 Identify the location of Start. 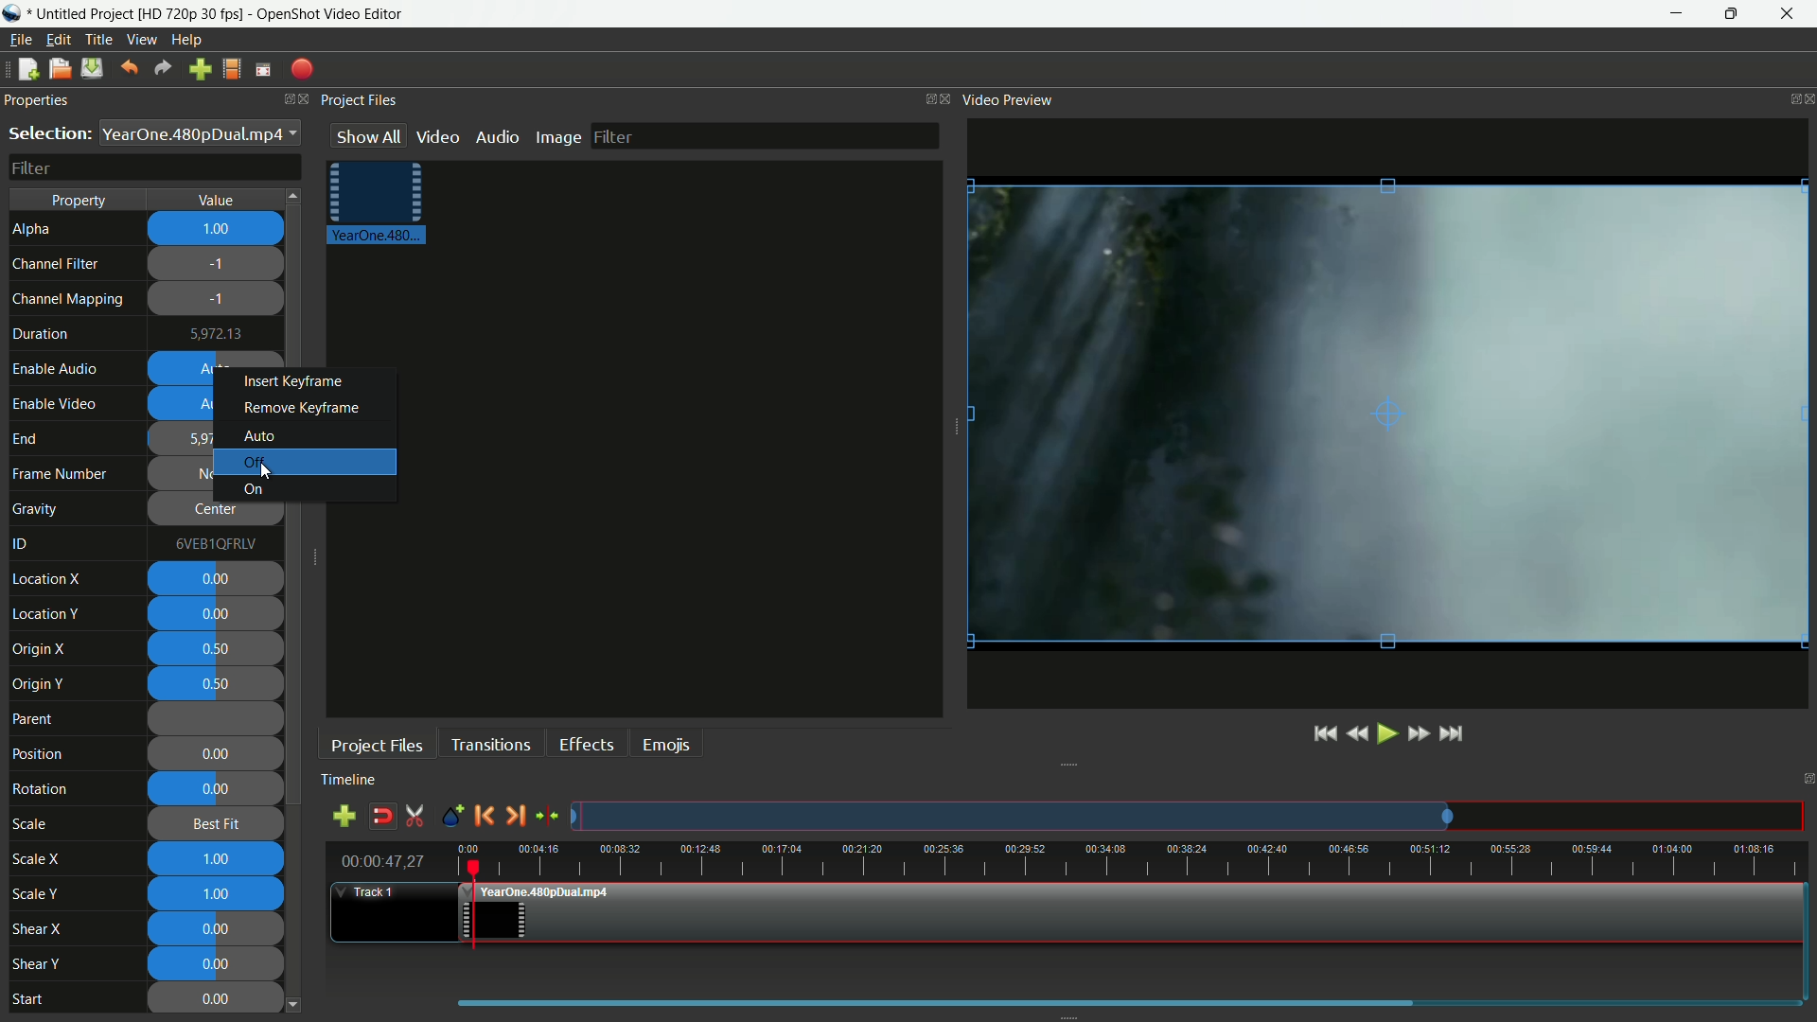
(42, 1001).